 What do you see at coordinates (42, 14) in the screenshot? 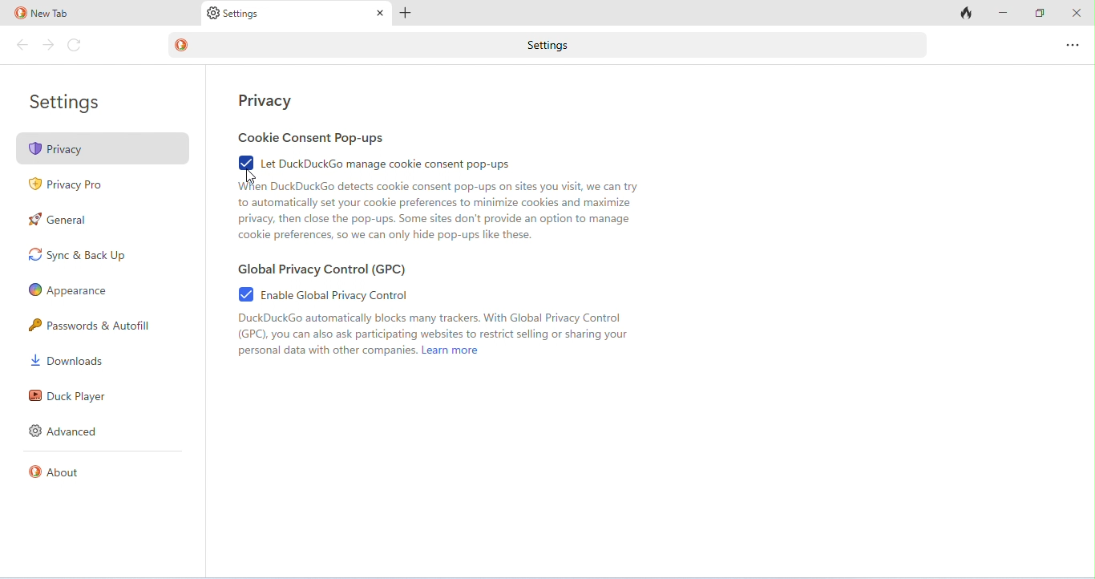
I see `new tab` at bounding box center [42, 14].